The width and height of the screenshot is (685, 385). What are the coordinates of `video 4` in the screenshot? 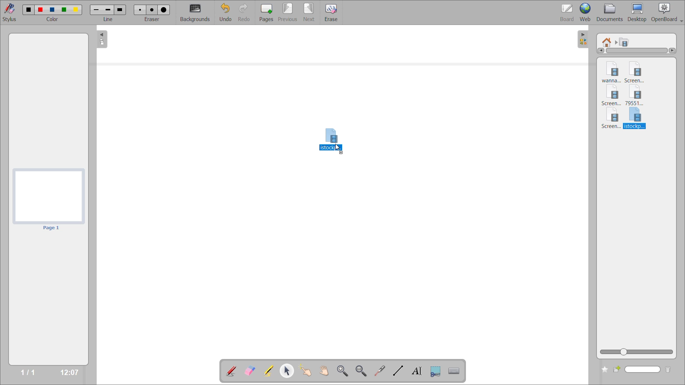 It's located at (639, 96).